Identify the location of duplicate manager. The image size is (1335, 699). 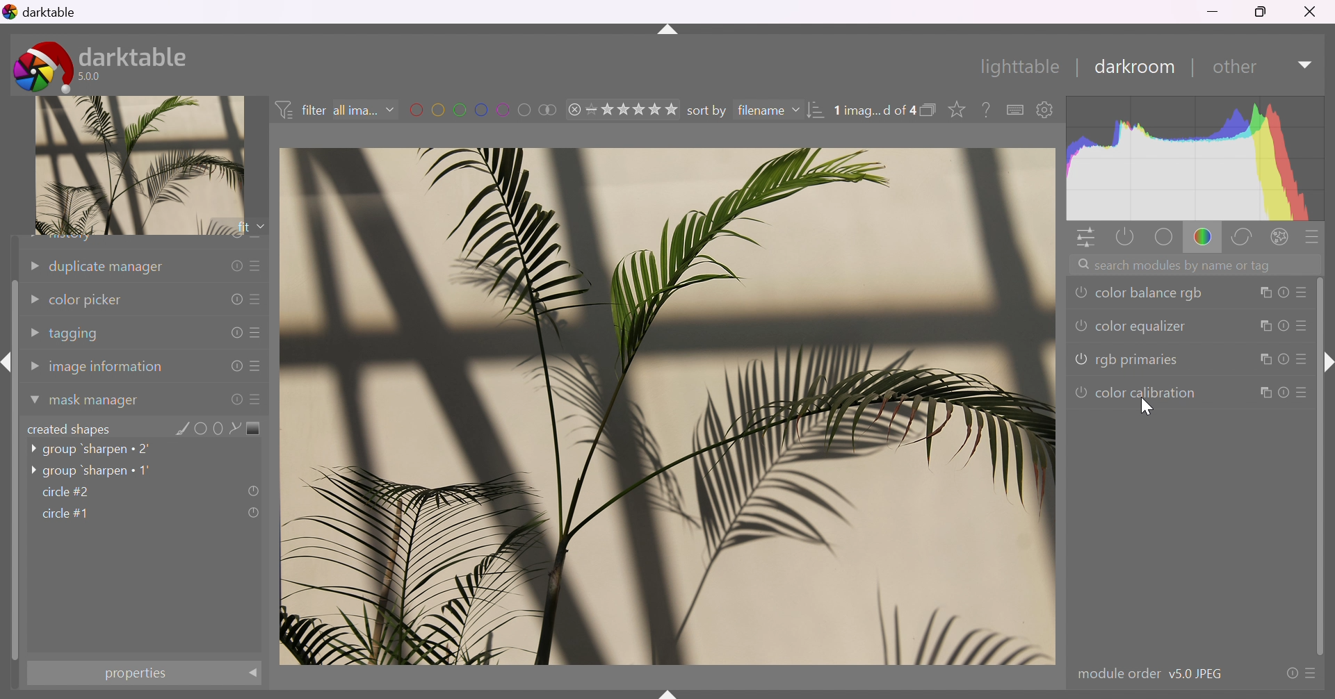
(143, 268).